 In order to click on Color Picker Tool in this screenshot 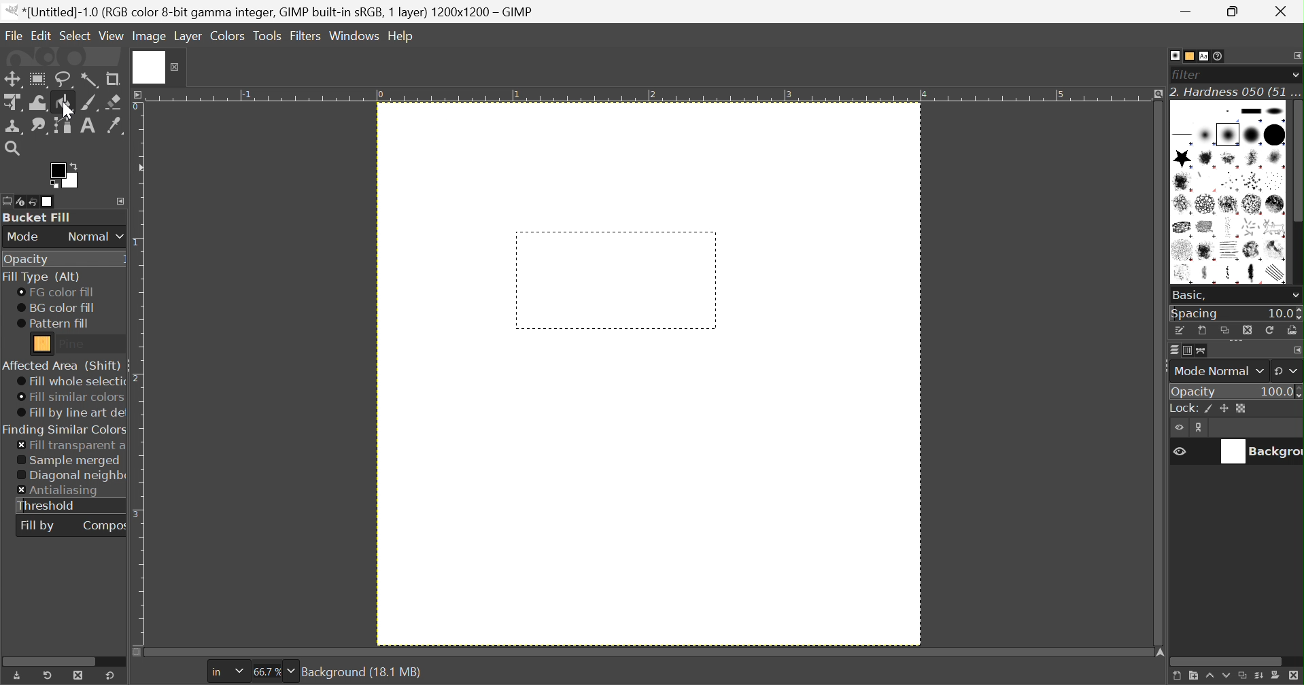, I will do `click(114, 125)`.